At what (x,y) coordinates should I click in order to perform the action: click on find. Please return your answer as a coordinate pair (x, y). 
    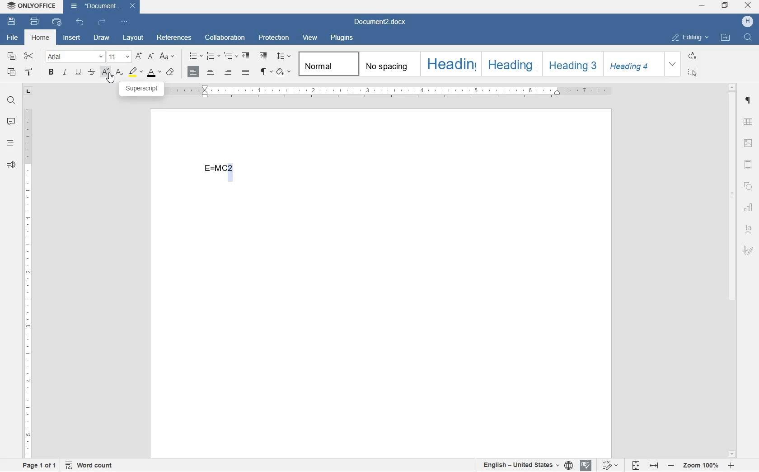
    Looking at the image, I should click on (747, 37).